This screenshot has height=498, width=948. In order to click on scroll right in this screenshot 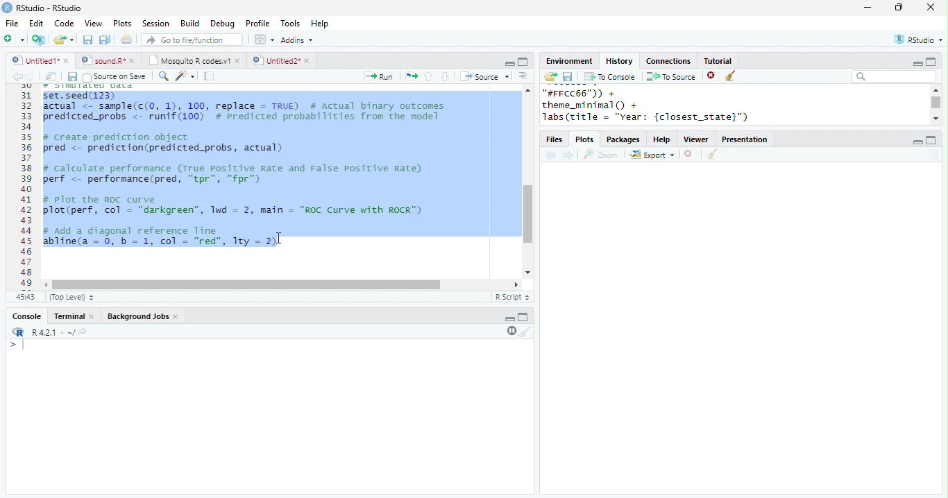, I will do `click(514, 284)`.